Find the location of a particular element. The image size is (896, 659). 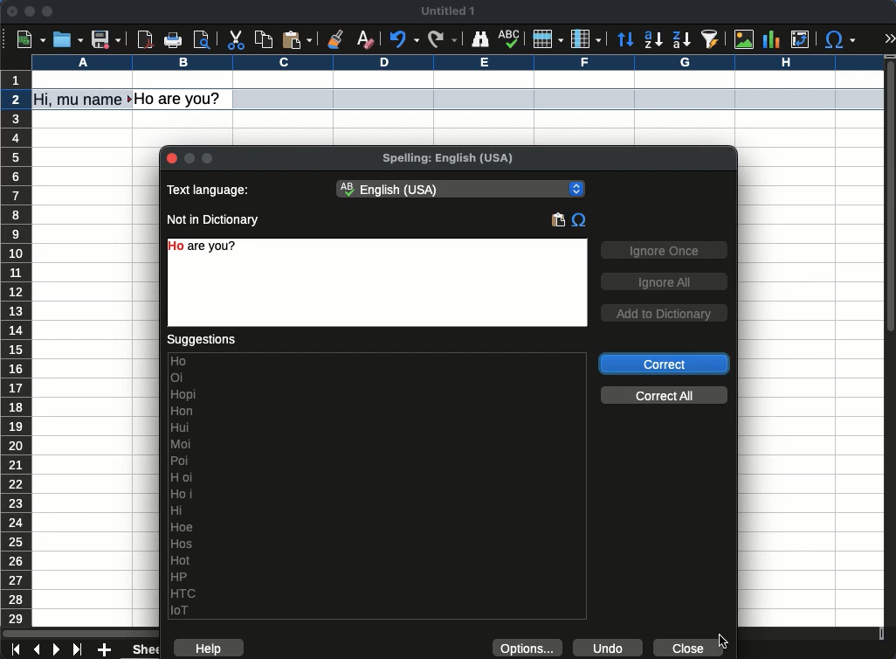

column is located at coordinates (457, 62).